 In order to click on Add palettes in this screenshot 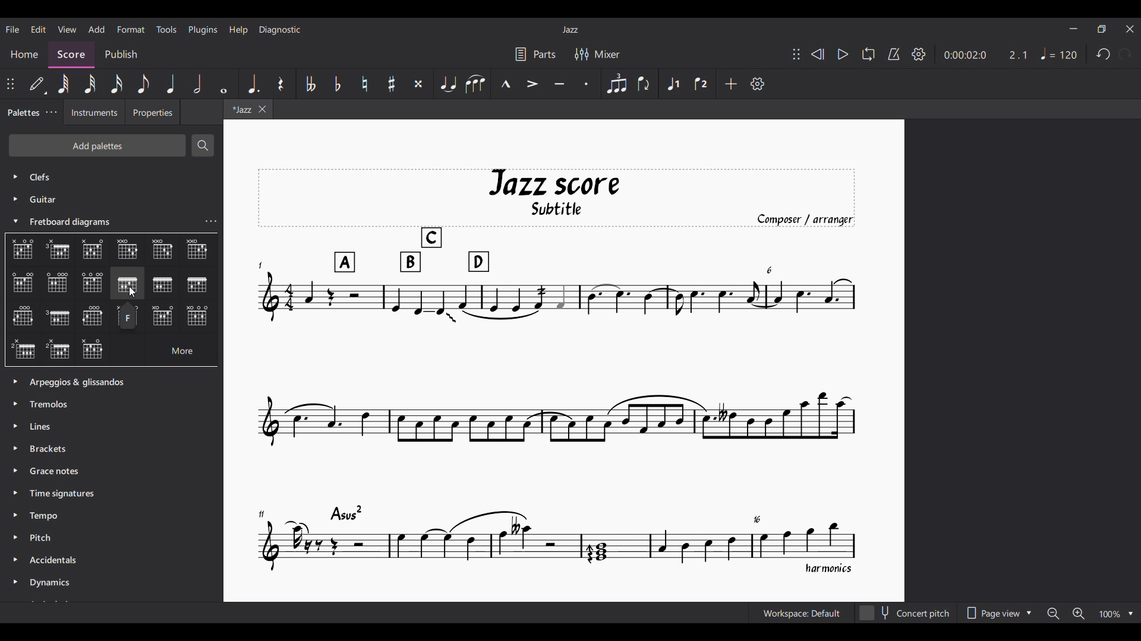, I will do `click(96, 145)`.